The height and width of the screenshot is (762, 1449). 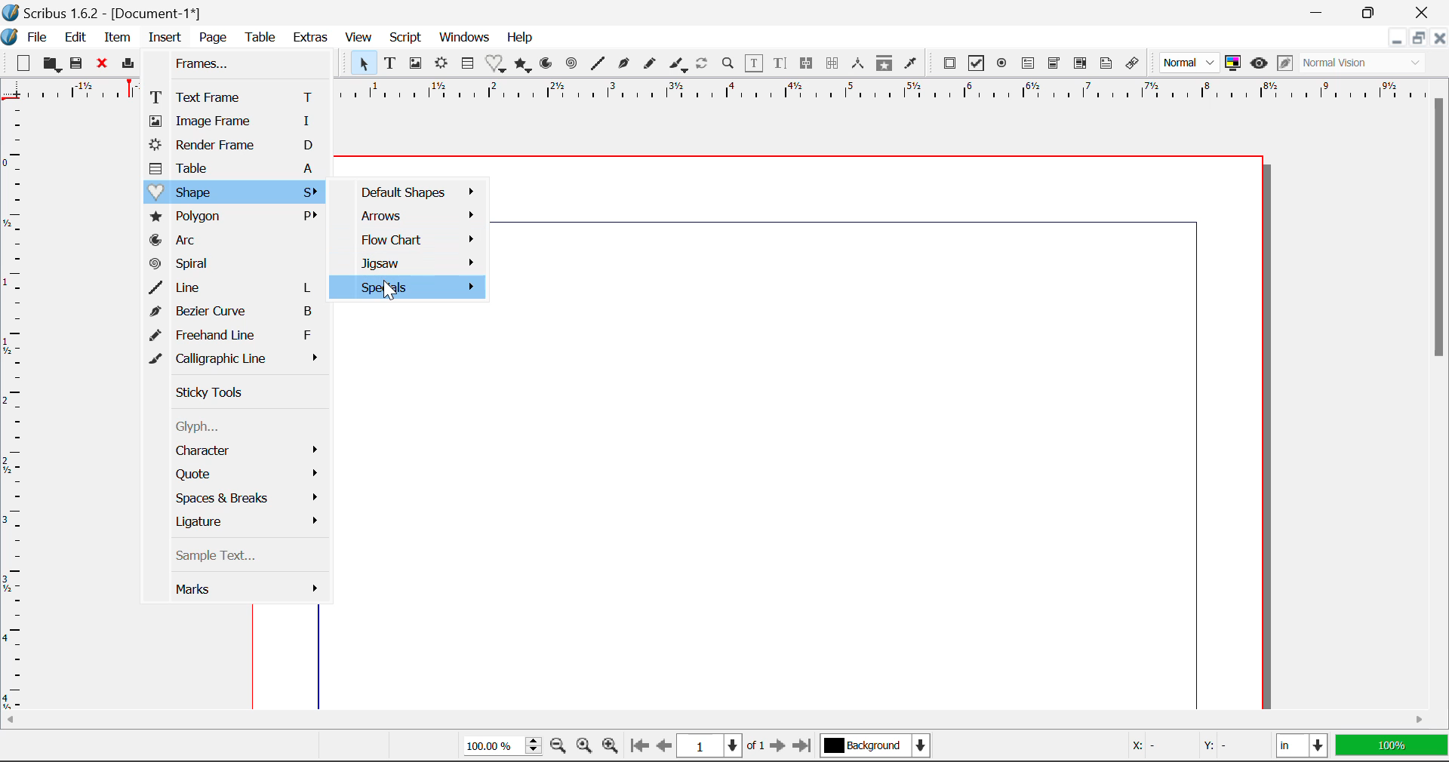 I want to click on Link Text Frames, so click(x=809, y=63).